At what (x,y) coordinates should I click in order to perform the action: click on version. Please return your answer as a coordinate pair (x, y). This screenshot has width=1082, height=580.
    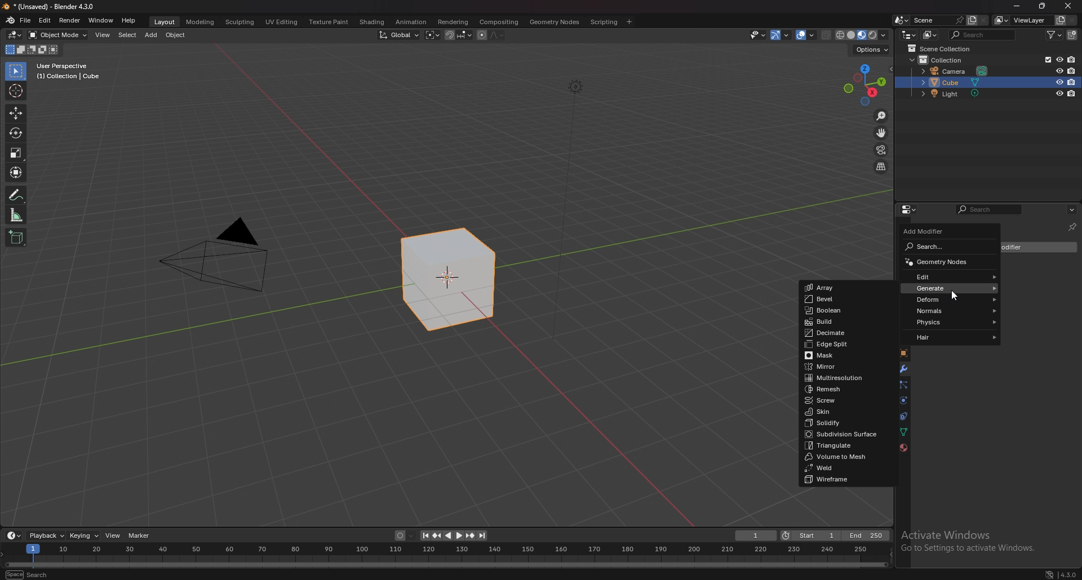
    Looking at the image, I should click on (1068, 574).